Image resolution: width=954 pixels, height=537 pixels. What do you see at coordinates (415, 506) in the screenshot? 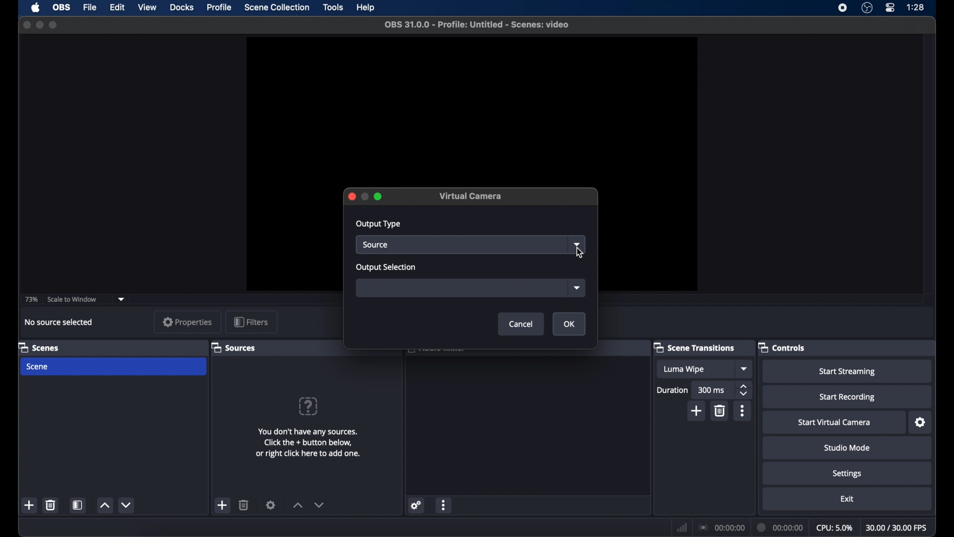
I see `settings` at bounding box center [415, 506].